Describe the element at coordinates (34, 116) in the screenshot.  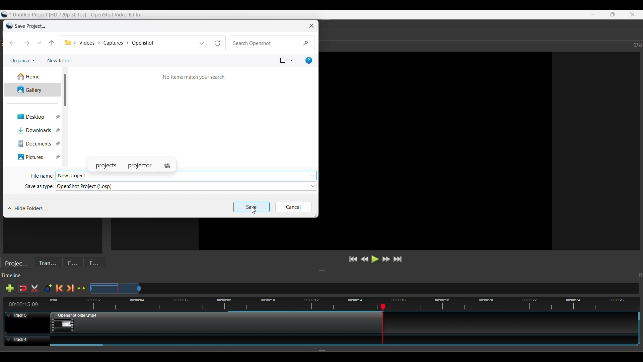
I see `Desktop` at that location.